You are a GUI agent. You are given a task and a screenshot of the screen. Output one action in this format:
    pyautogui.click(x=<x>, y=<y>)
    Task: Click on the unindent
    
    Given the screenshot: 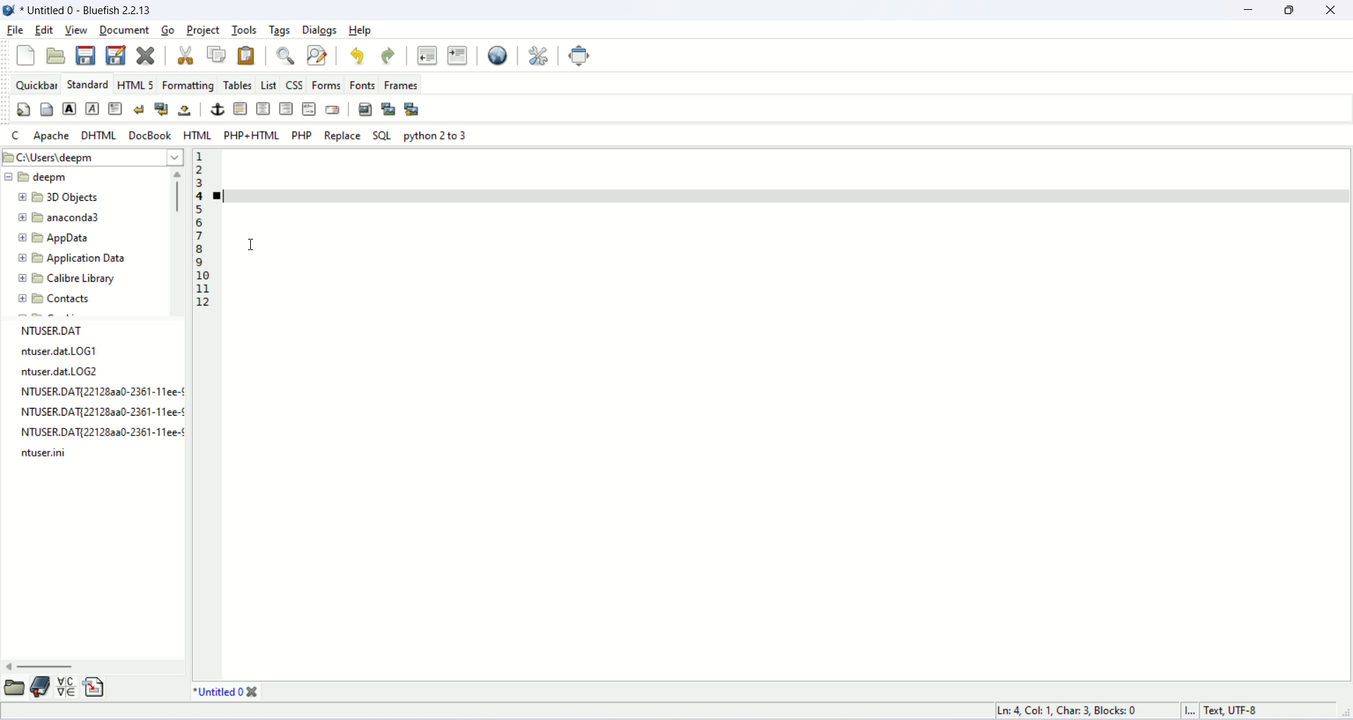 What is the action you would take?
    pyautogui.click(x=427, y=57)
    